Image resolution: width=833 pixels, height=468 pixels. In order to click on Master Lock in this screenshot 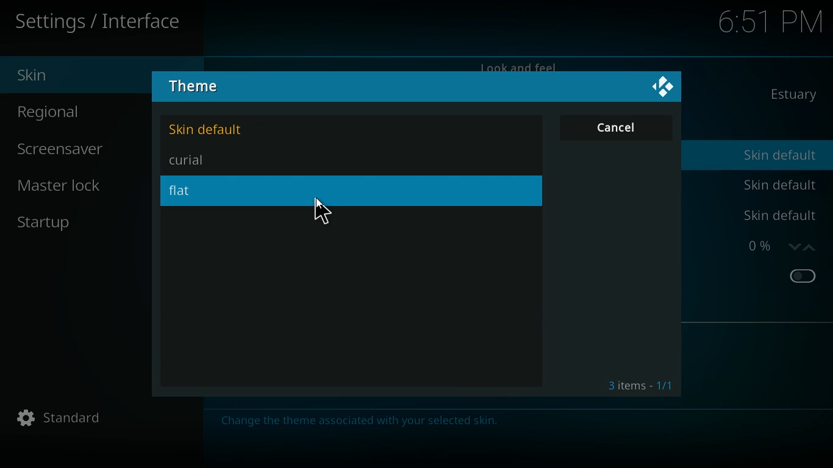, I will do `click(65, 183)`.